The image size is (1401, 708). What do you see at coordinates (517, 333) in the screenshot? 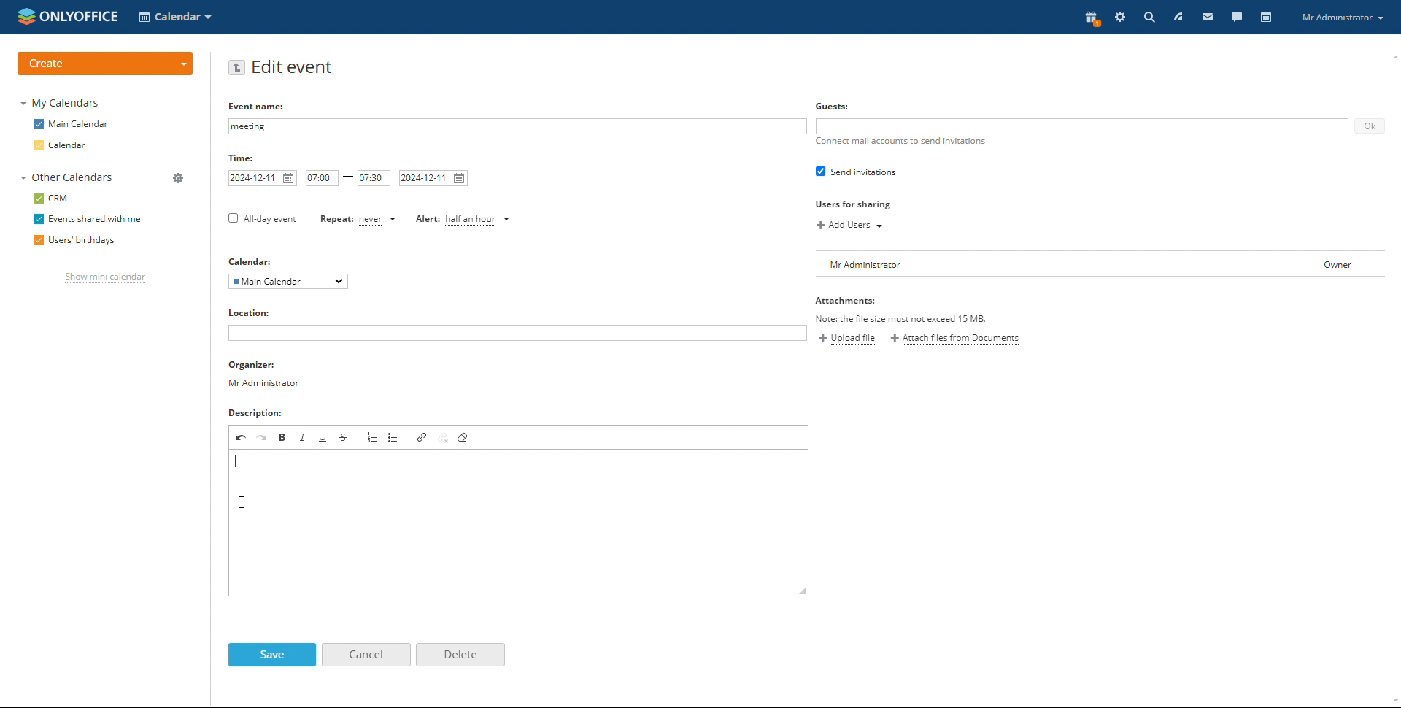
I see `add location` at bounding box center [517, 333].